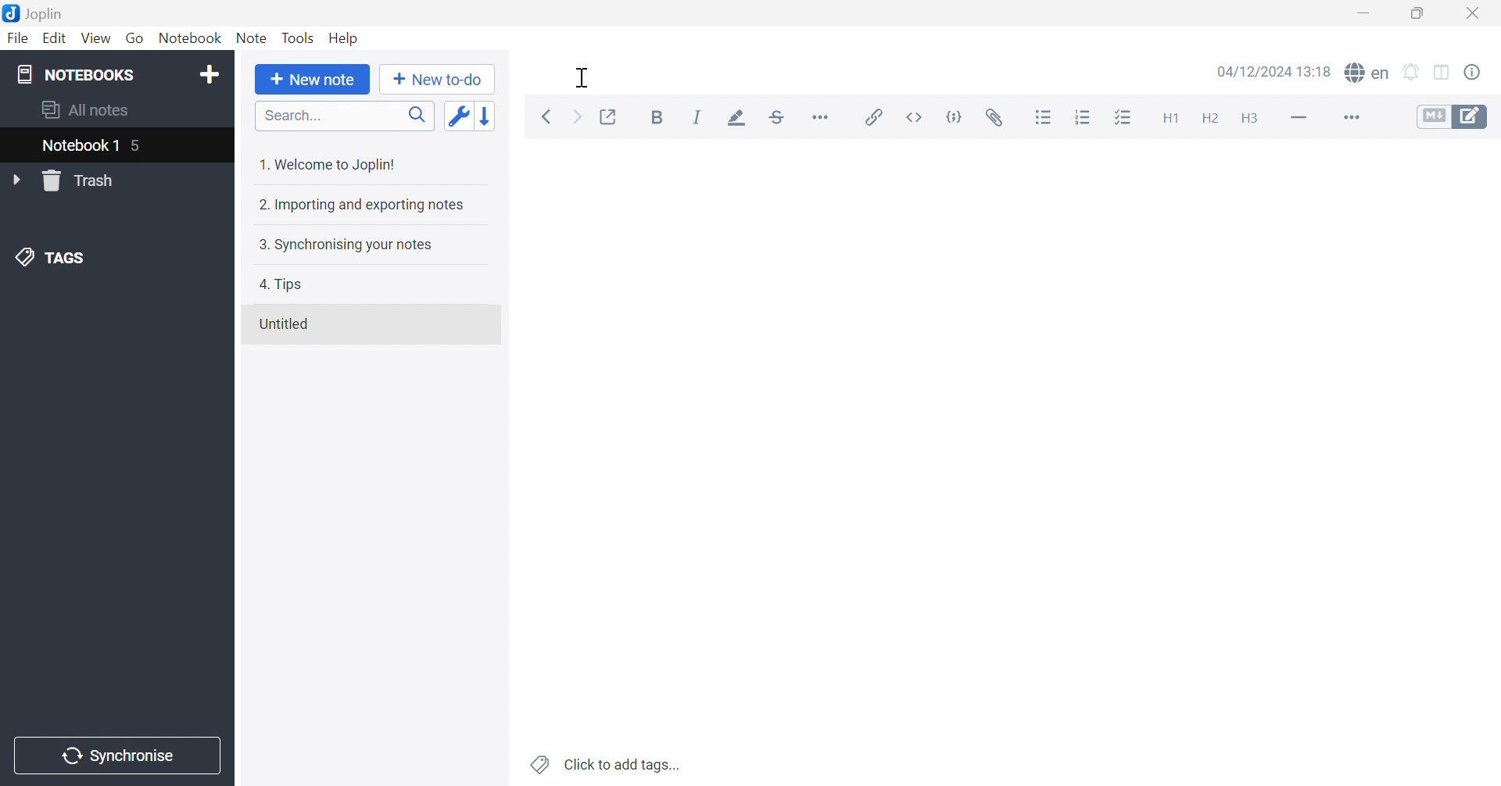  I want to click on Checkbox list, so click(1120, 119).